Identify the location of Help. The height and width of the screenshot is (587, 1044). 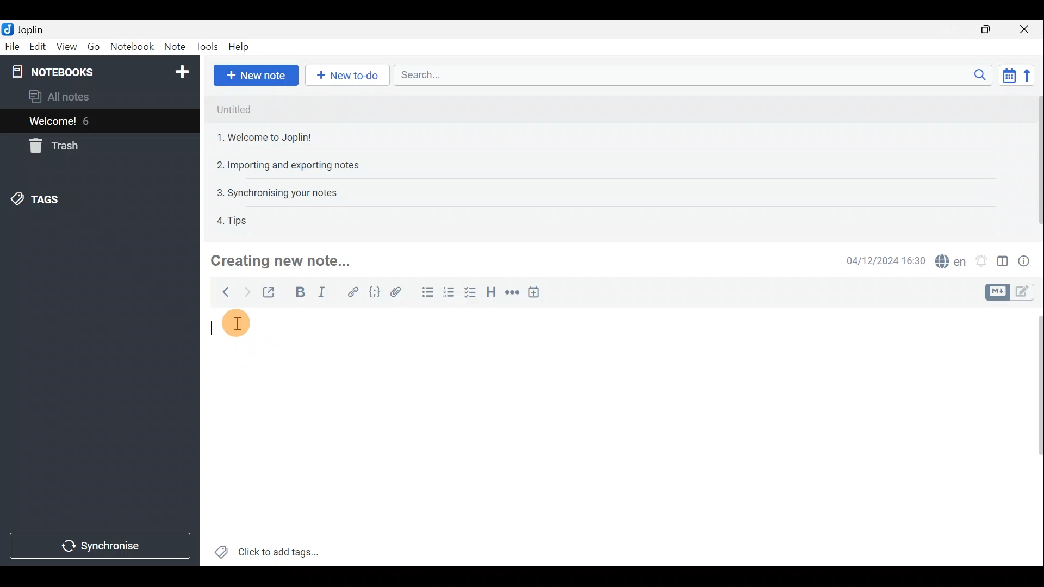
(241, 47).